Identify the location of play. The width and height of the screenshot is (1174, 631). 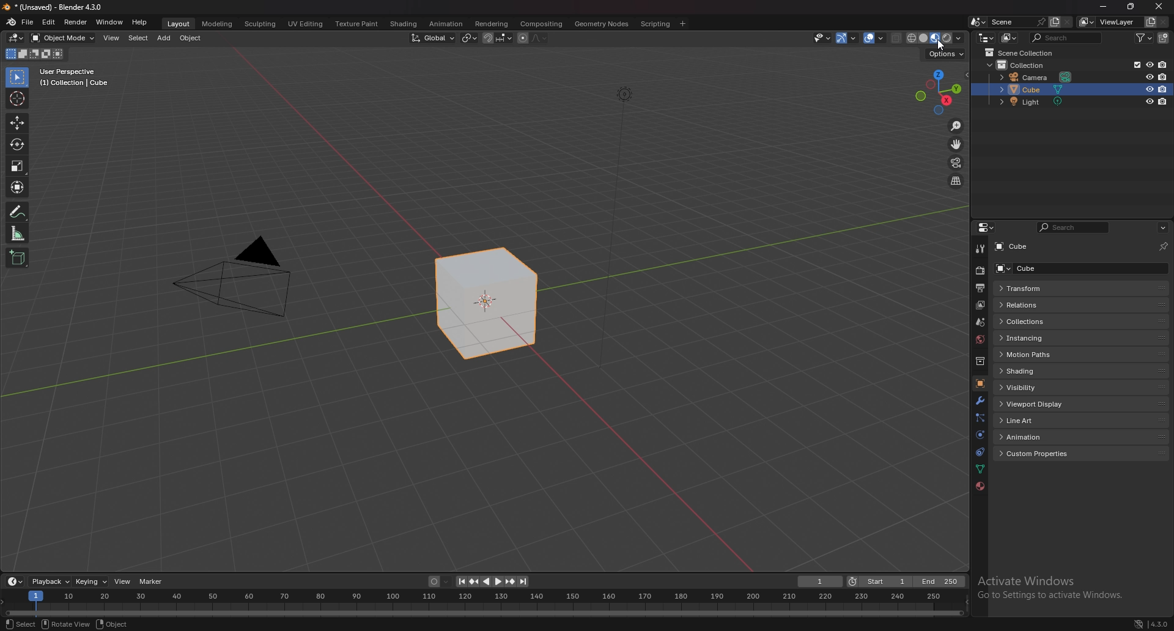
(491, 582).